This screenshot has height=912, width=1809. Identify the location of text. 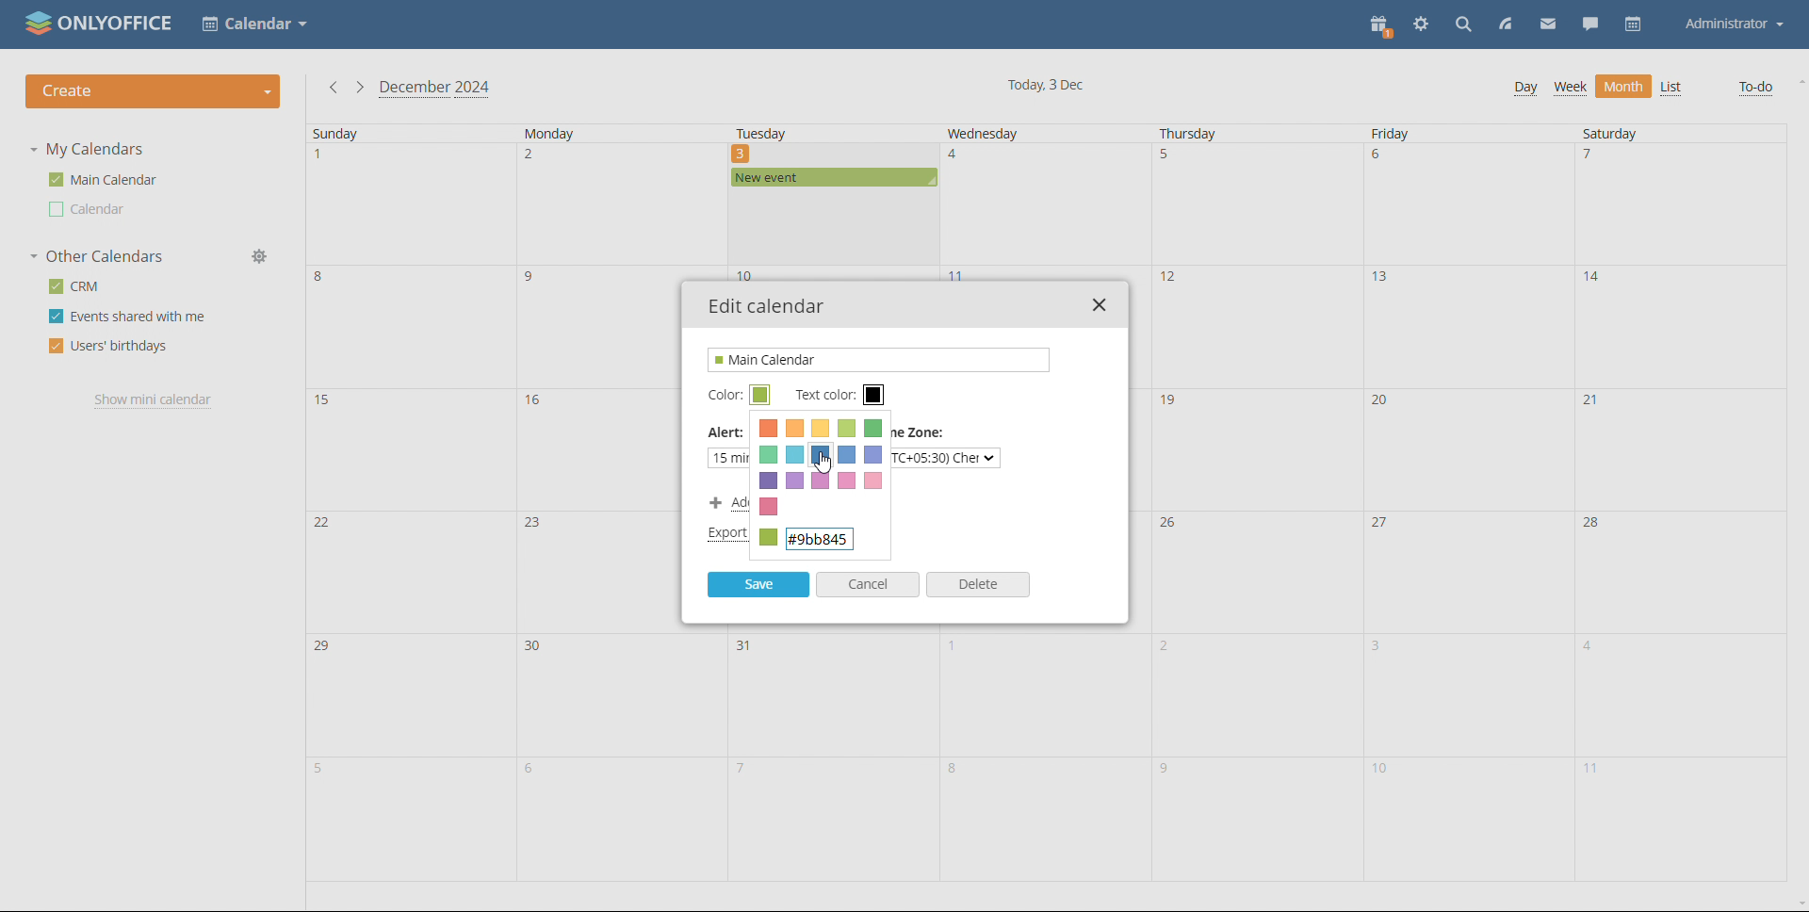
(944, 458).